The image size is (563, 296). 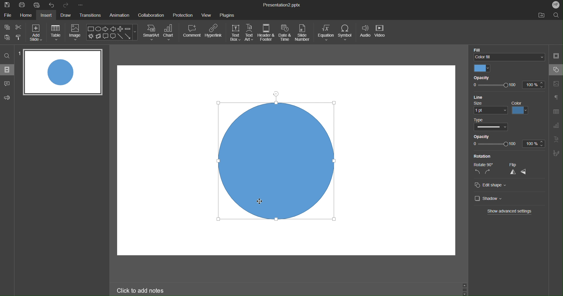 What do you see at coordinates (557, 83) in the screenshot?
I see `Image Settings` at bounding box center [557, 83].